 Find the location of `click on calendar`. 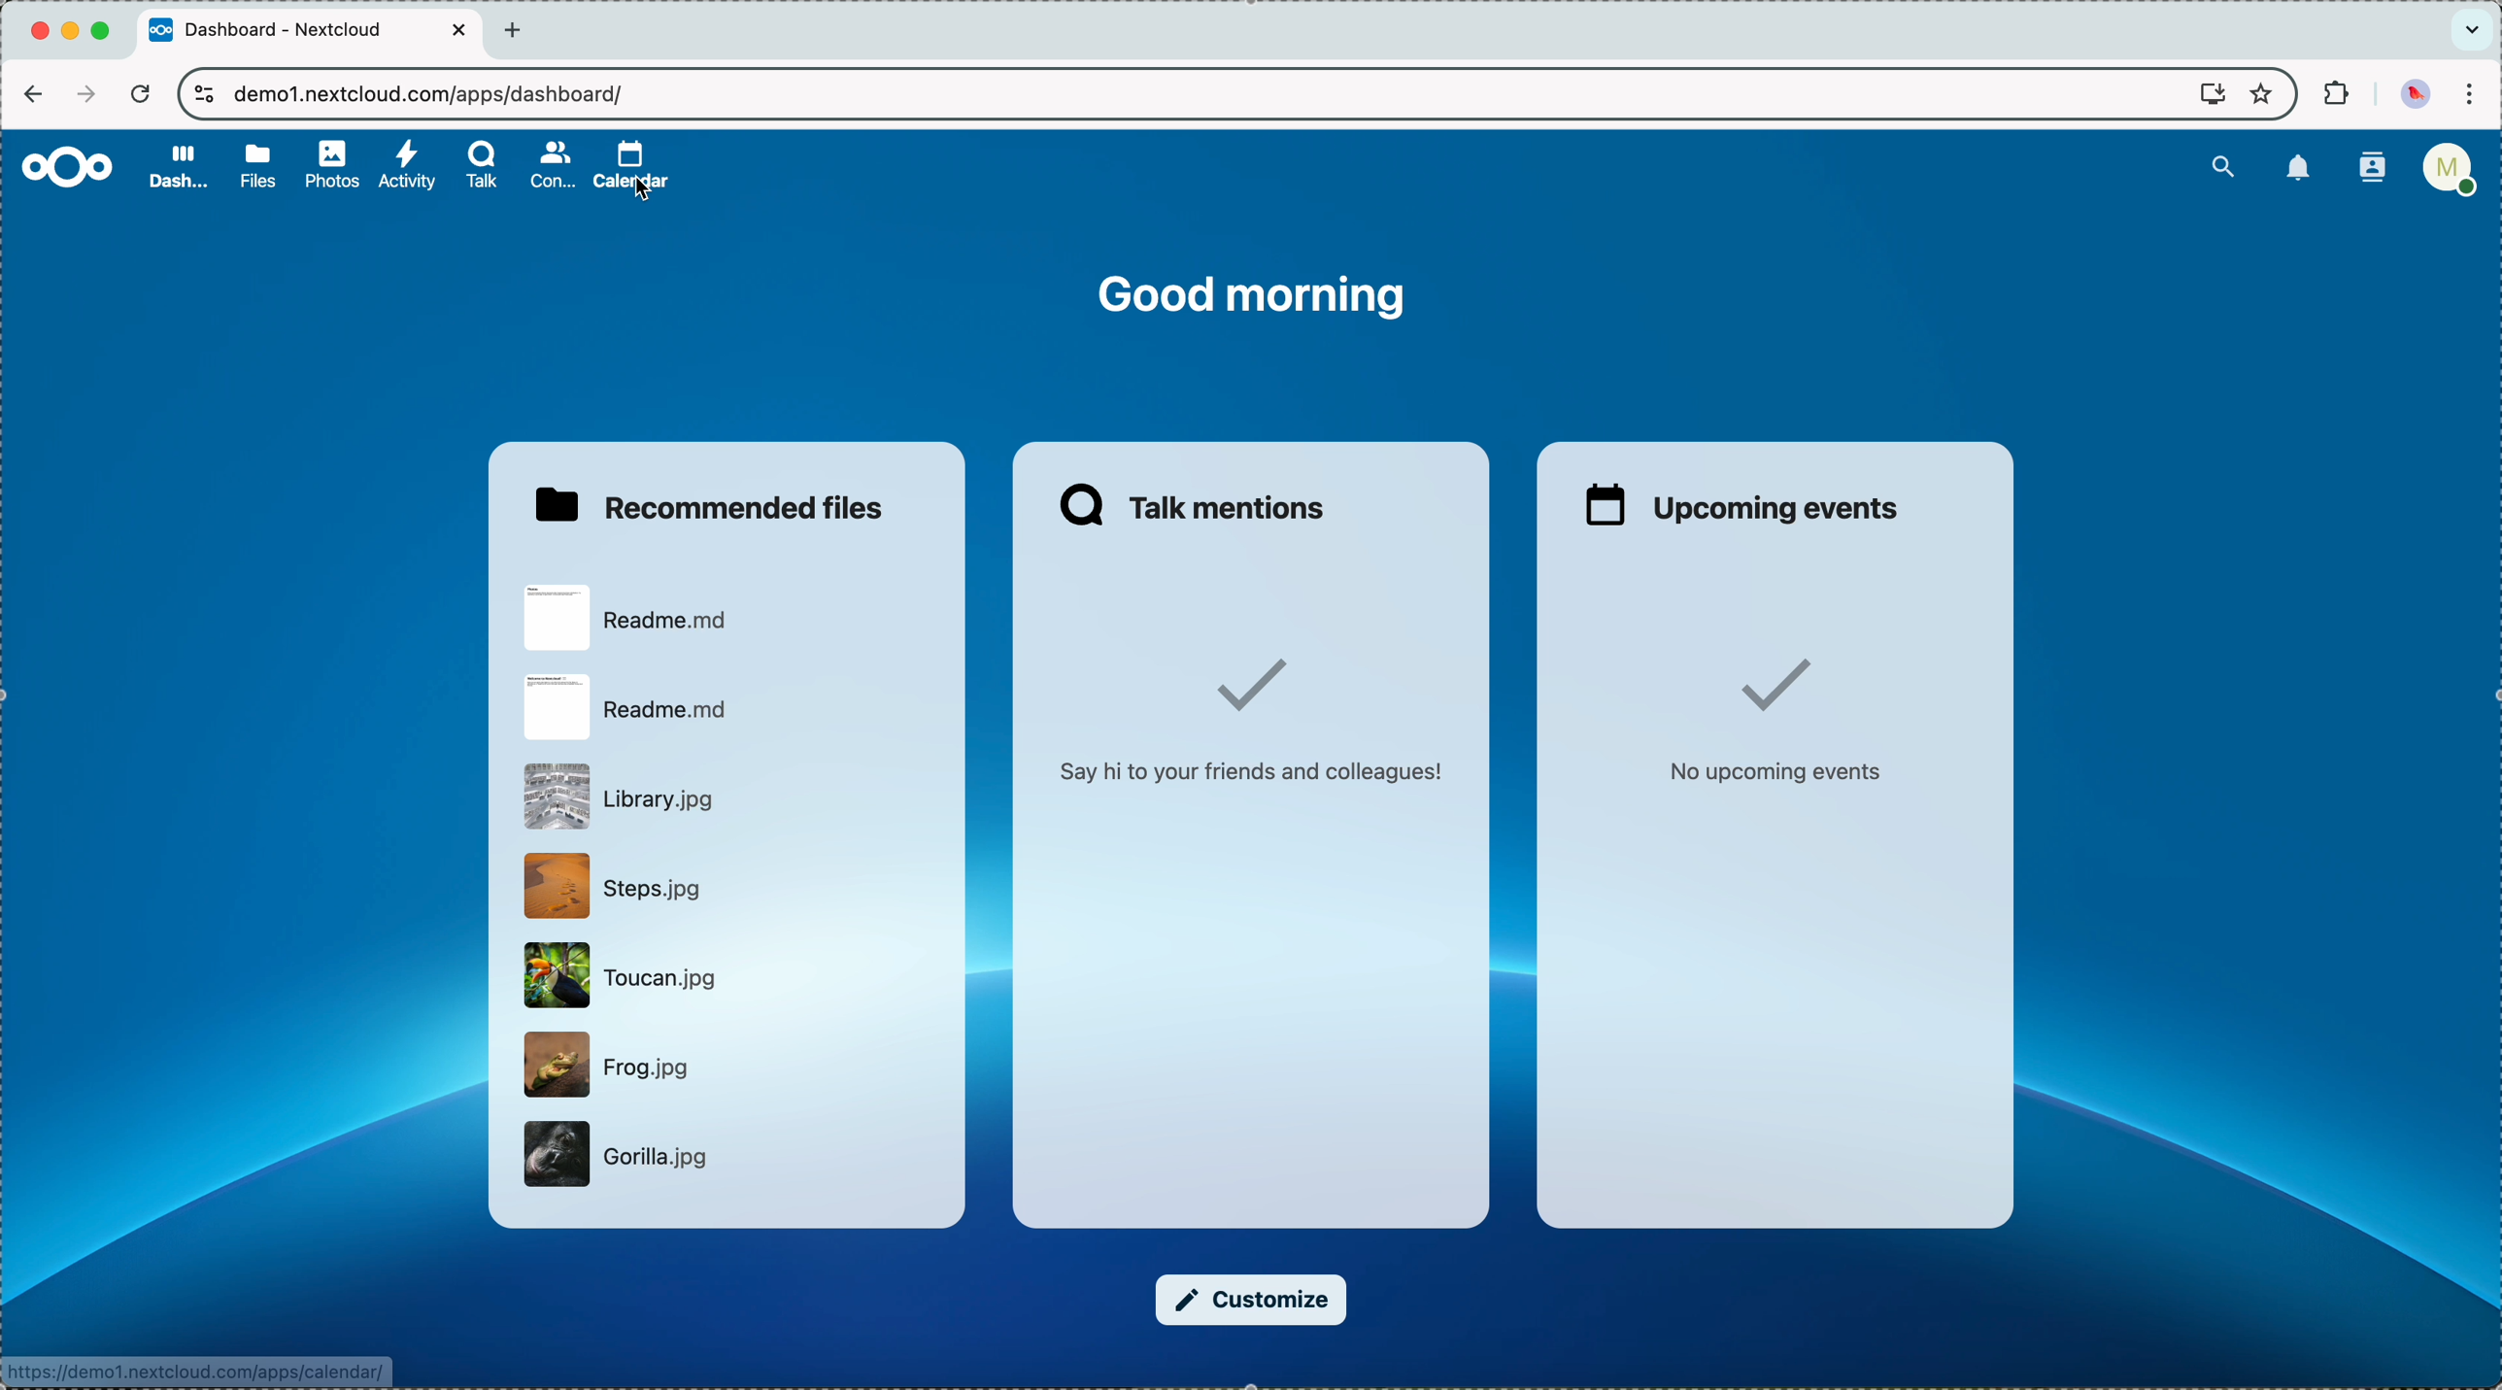

click on calendar is located at coordinates (631, 169).